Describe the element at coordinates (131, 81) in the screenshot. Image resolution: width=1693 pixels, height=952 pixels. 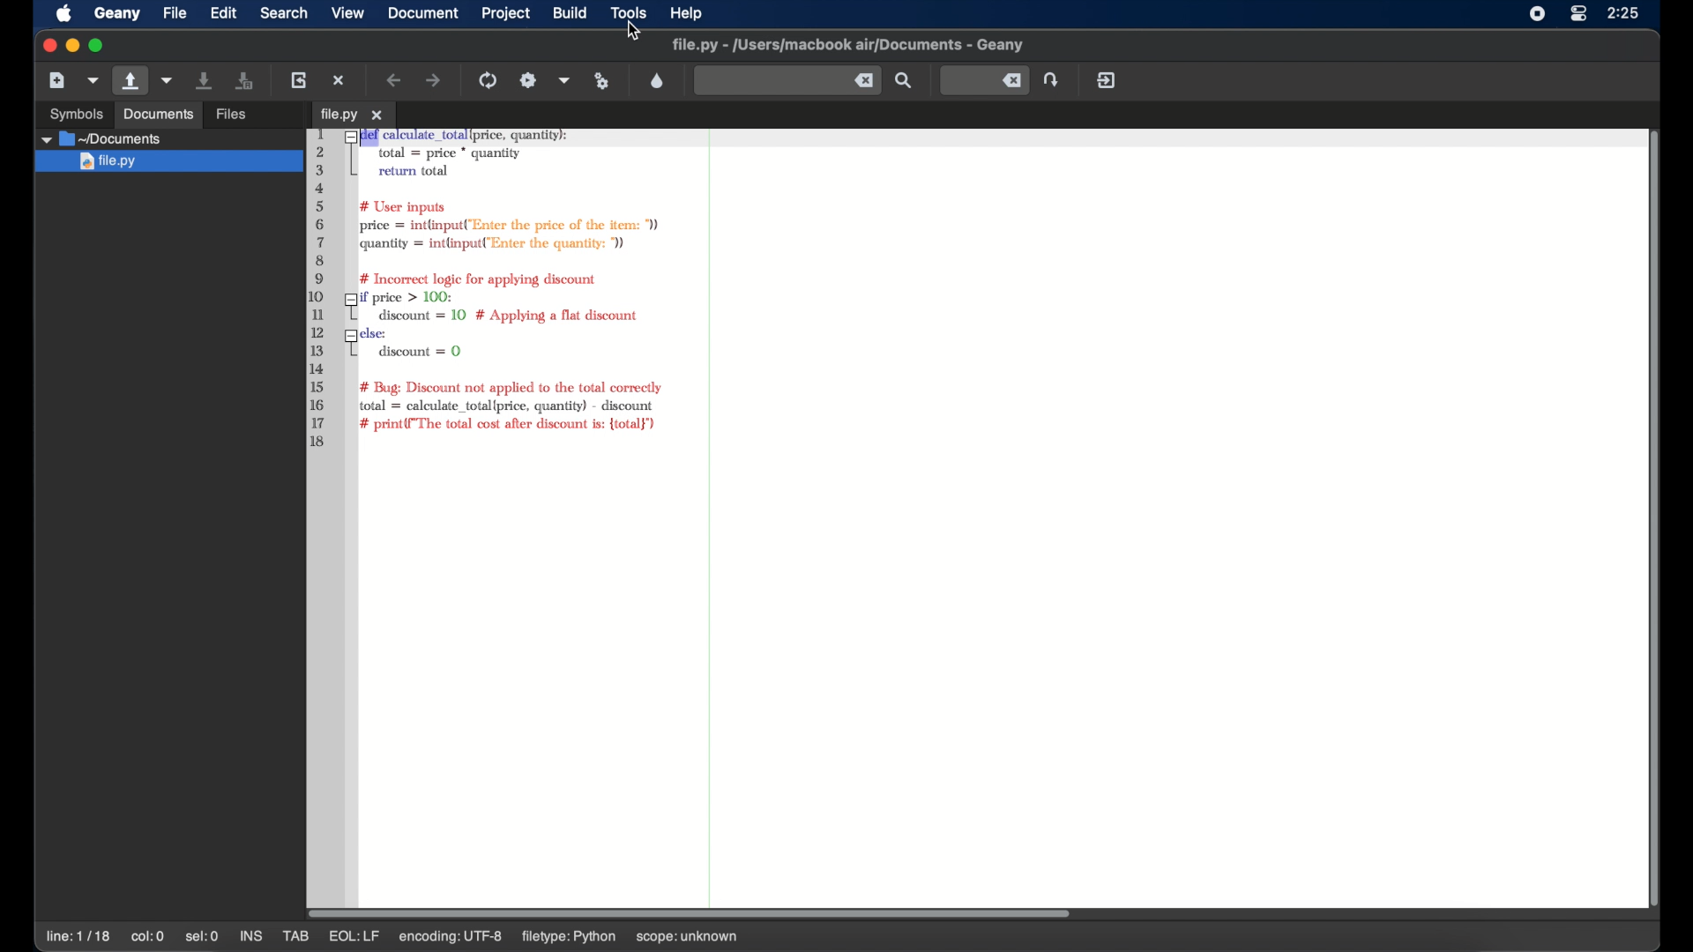
I see `open an existing file` at that location.